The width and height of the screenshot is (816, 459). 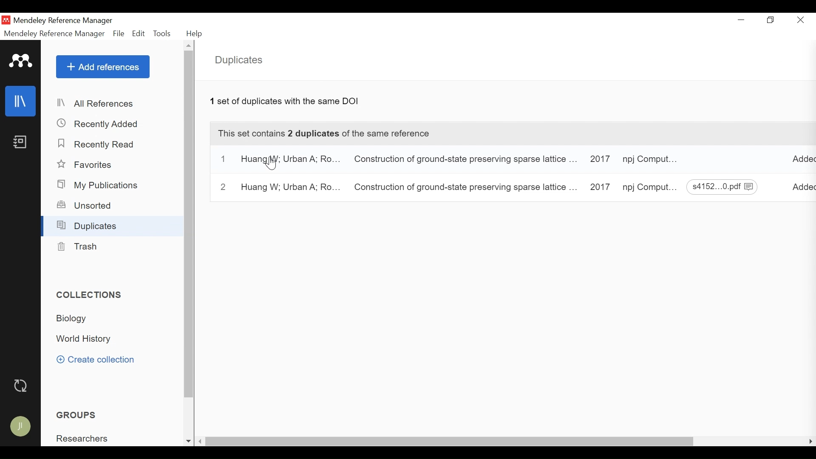 What do you see at coordinates (139, 34) in the screenshot?
I see `Edit` at bounding box center [139, 34].